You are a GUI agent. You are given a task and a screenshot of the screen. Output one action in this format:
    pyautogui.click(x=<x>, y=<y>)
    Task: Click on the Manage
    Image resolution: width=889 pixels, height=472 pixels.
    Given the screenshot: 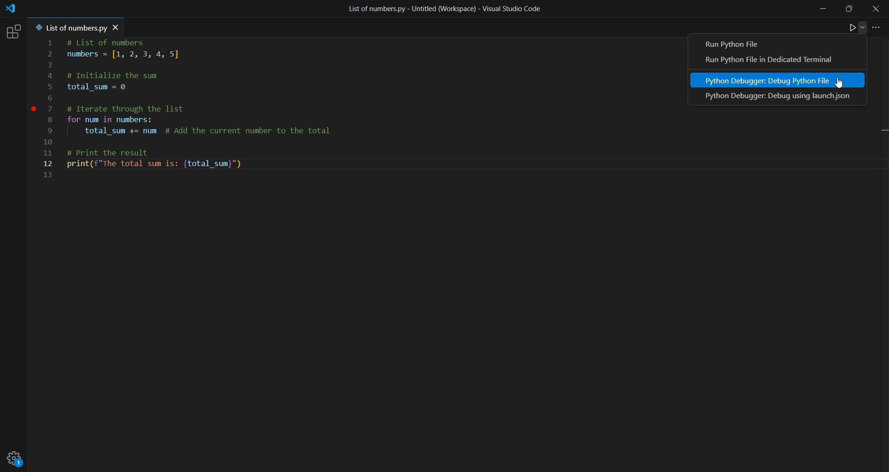 What is the action you would take?
    pyautogui.click(x=16, y=458)
    